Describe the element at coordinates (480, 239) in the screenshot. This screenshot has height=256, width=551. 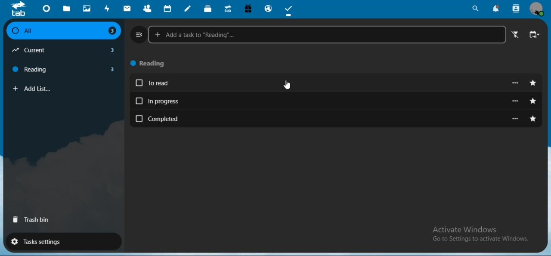
I see `Go to Settings to activate Windows.` at that location.